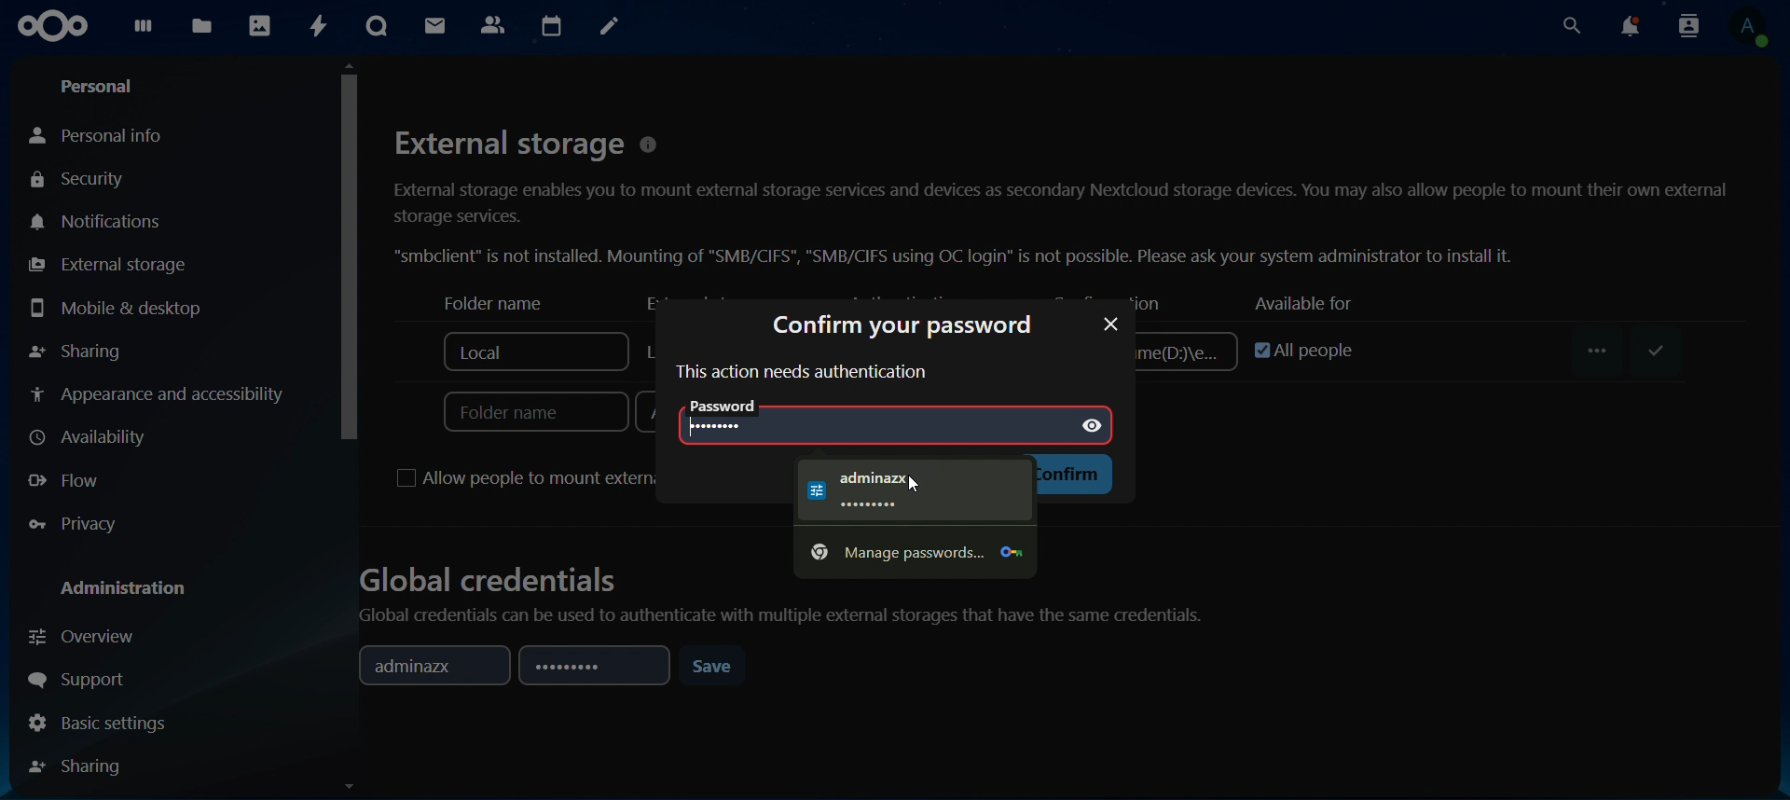 This screenshot has height=800, width=1790. I want to click on ........, so click(727, 423).